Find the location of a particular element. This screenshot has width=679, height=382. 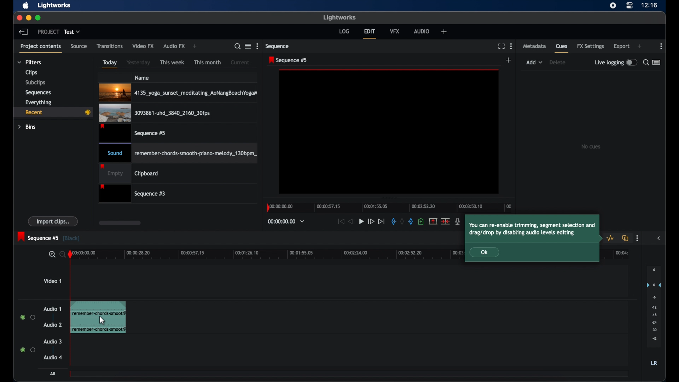

all is located at coordinates (53, 374).